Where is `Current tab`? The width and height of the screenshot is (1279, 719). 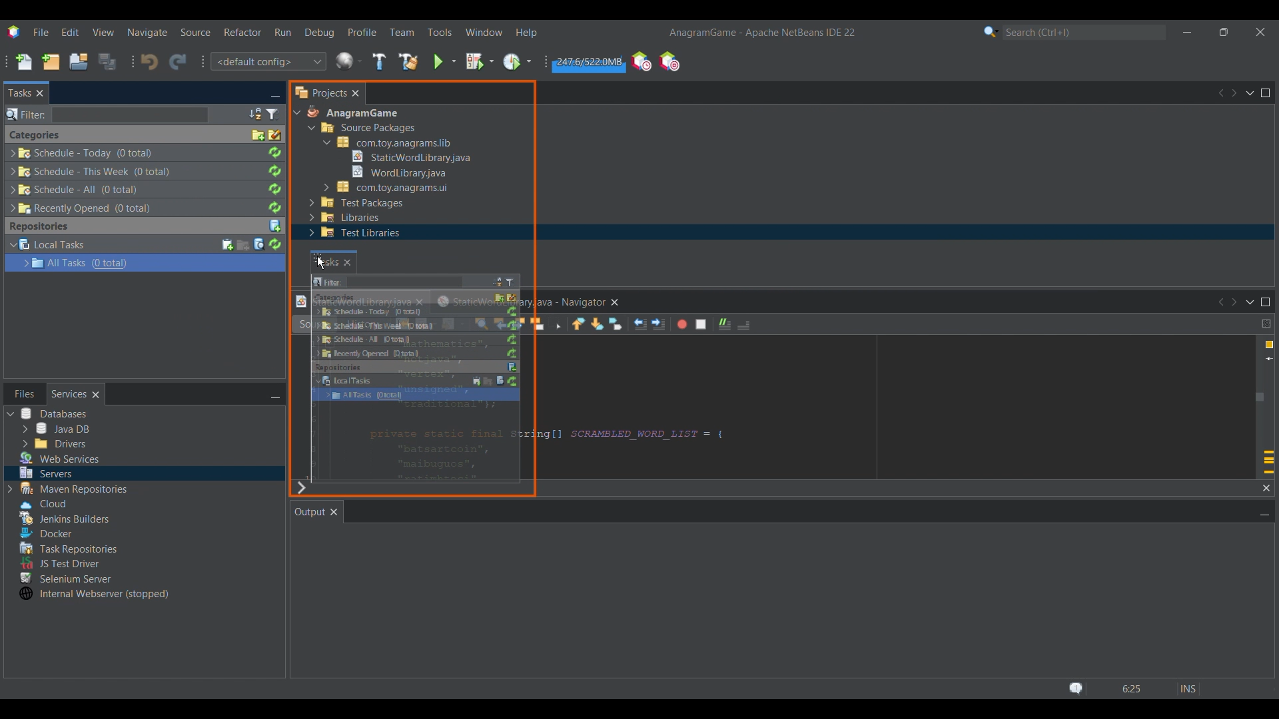
Current tab is located at coordinates (20, 93).